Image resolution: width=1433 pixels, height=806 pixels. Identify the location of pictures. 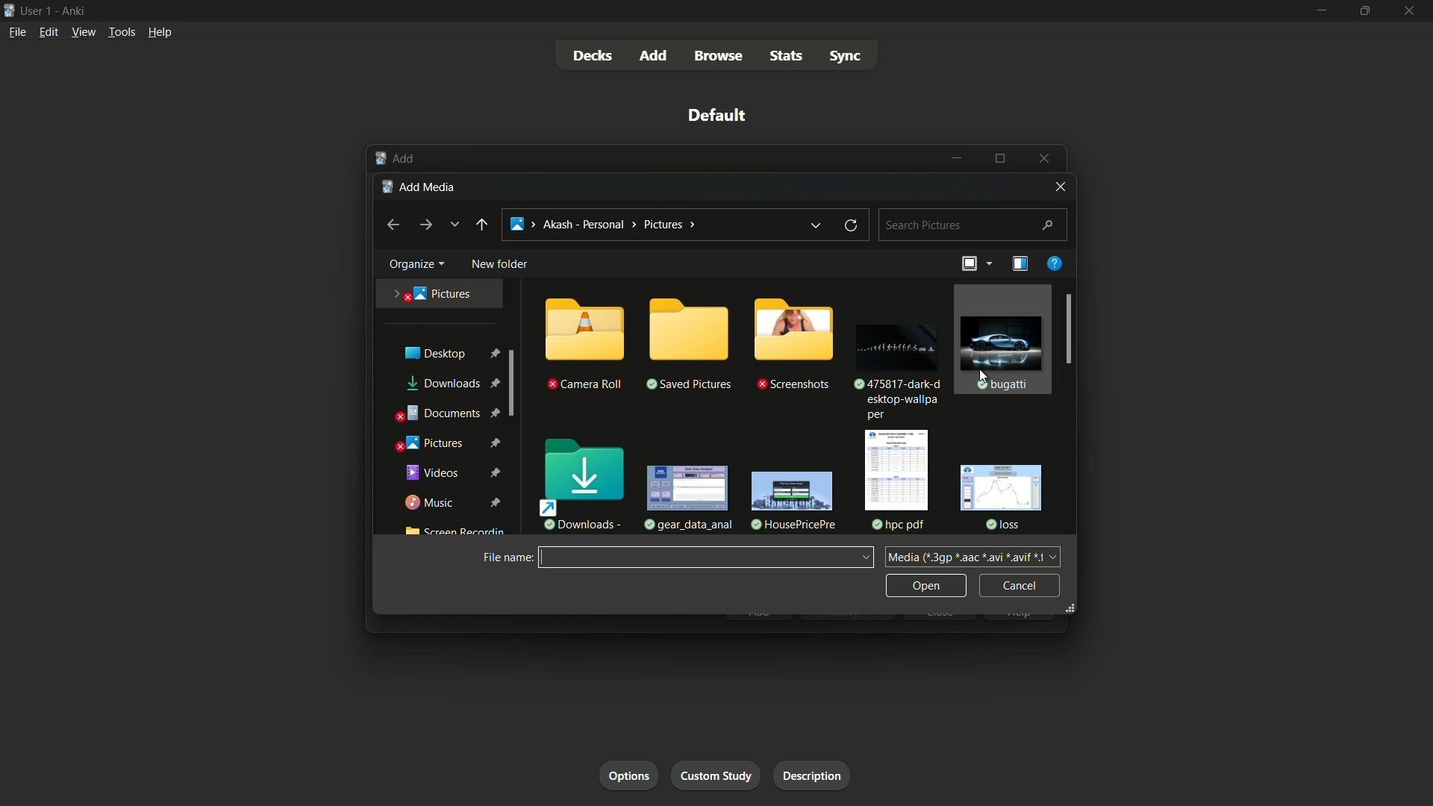
(449, 442).